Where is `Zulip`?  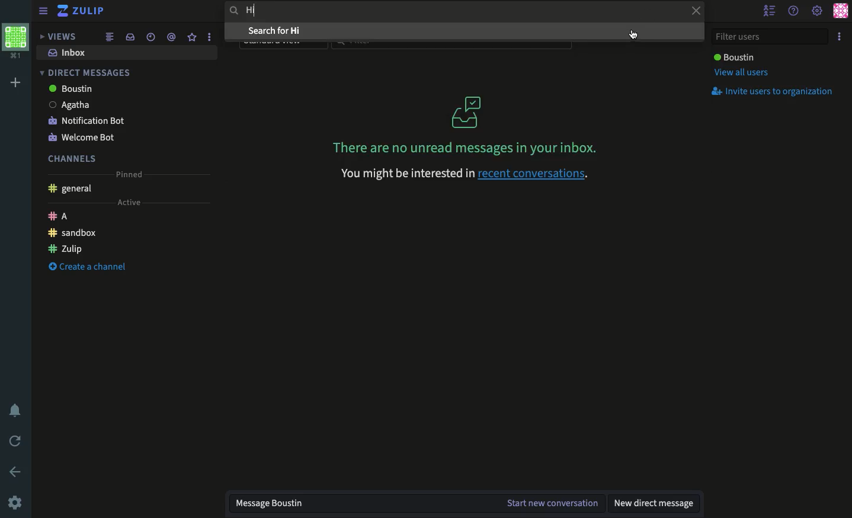
Zulip is located at coordinates (67, 249).